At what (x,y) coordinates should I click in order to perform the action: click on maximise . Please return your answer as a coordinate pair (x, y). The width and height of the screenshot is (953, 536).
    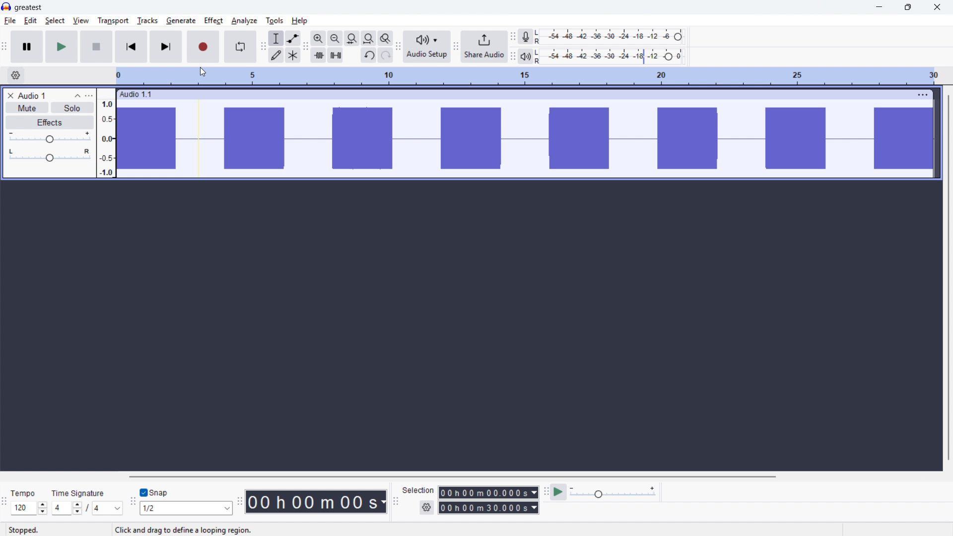
    Looking at the image, I should click on (907, 7).